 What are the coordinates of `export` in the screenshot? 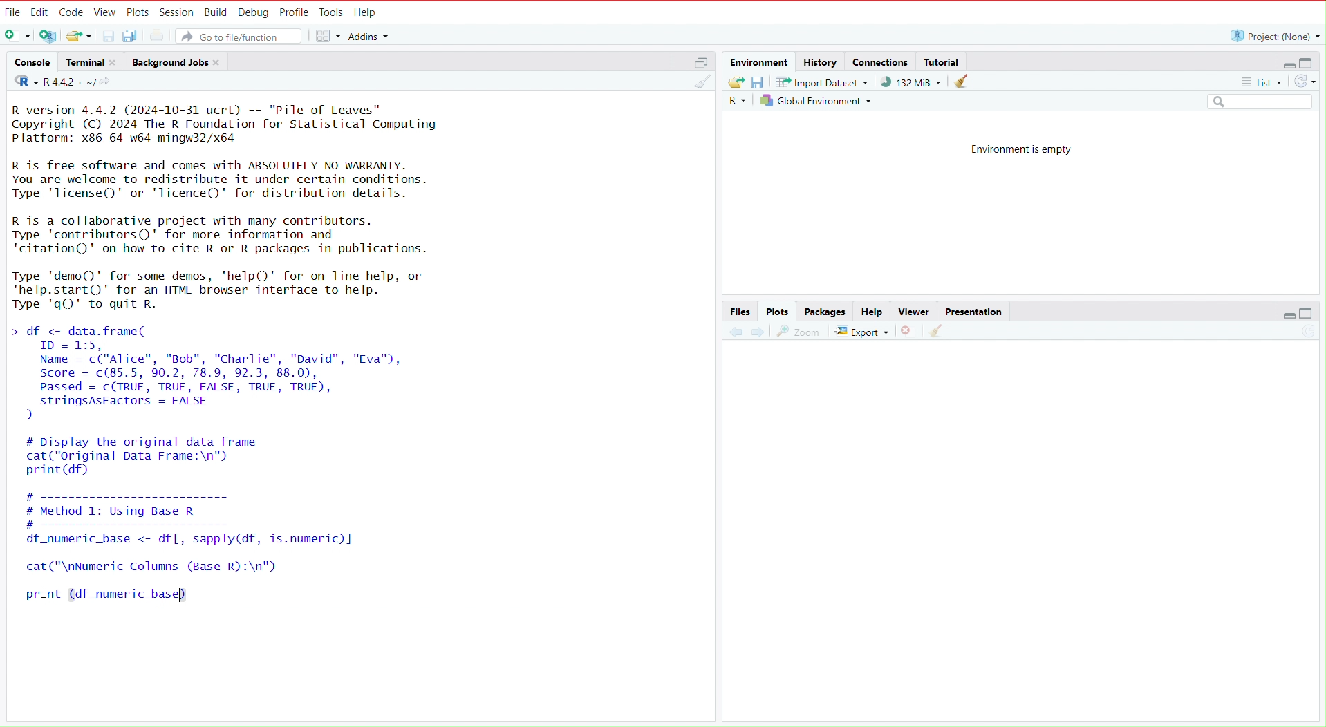 It's located at (862, 331).